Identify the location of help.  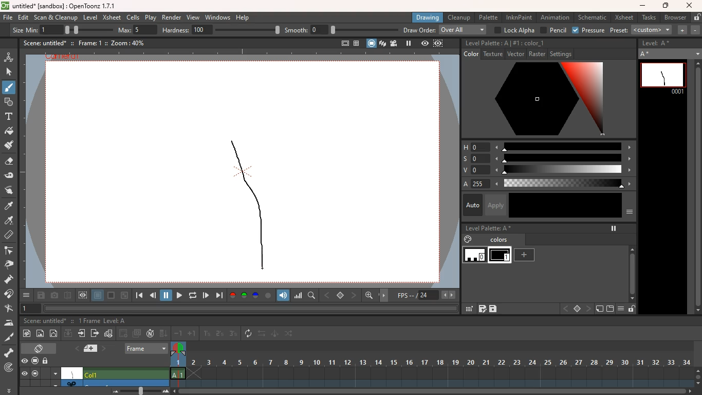
(244, 18).